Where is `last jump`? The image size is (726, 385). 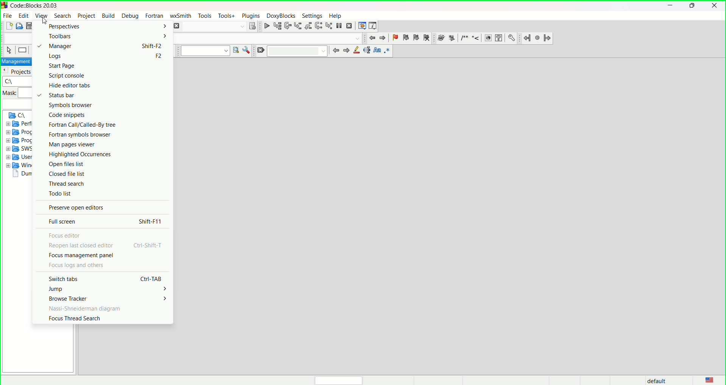
last jump is located at coordinates (537, 39).